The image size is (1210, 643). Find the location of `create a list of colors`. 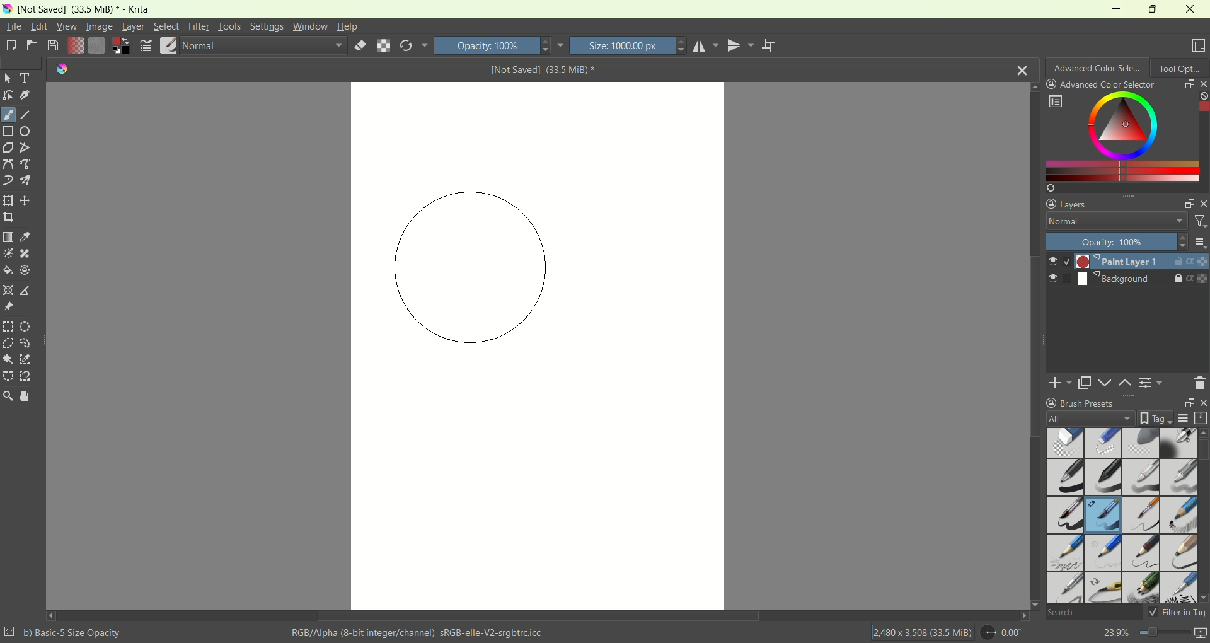

create a list of colors is located at coordinates (1127, 188).